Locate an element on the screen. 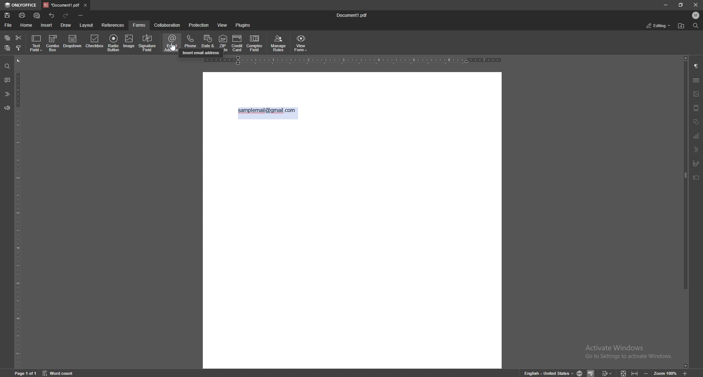 The width and height of the screenshot is (703, 377). resize is located at coordinates (681, 4).